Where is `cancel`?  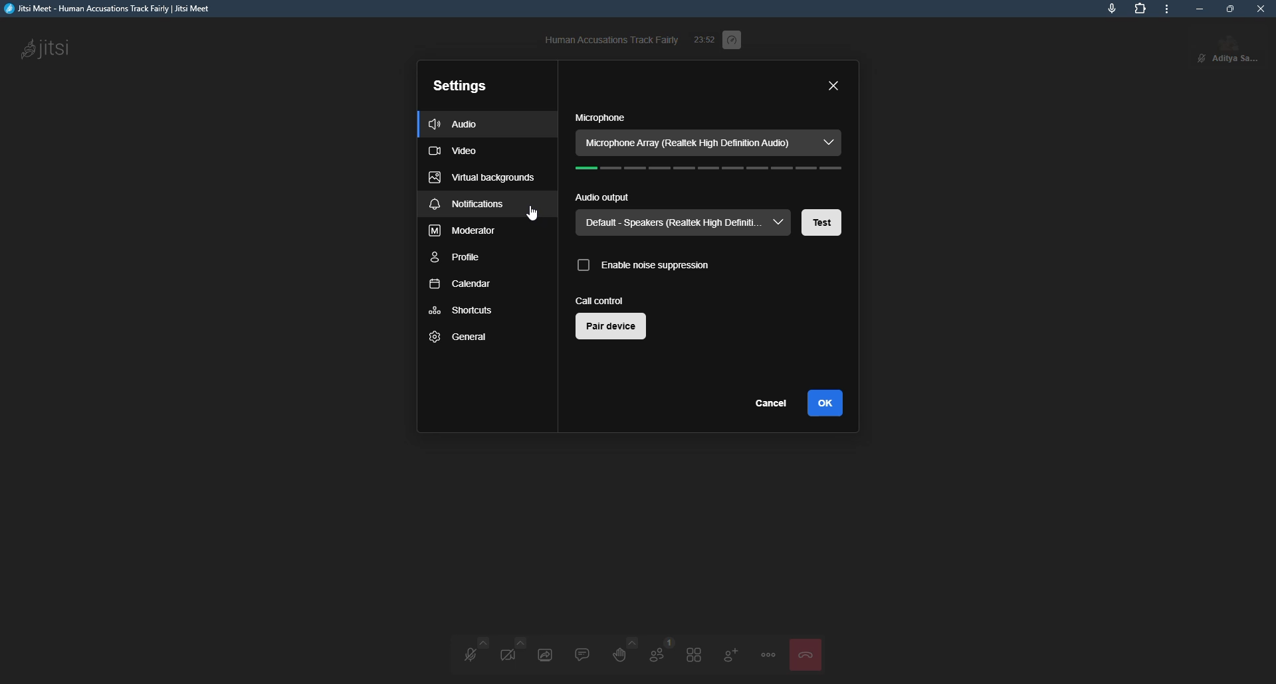
cancel is located at coordinates (770, 402).